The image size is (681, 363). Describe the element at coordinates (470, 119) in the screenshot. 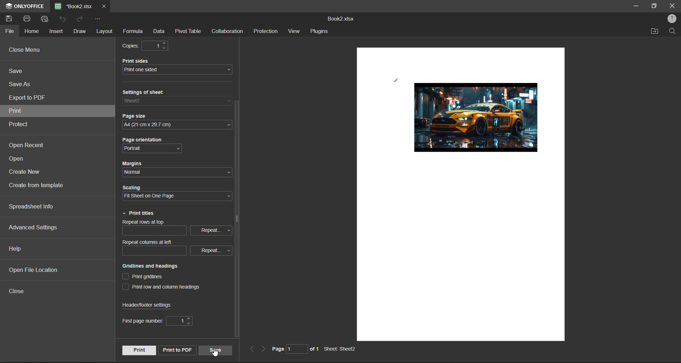

I see `data fit to one page` at that location.